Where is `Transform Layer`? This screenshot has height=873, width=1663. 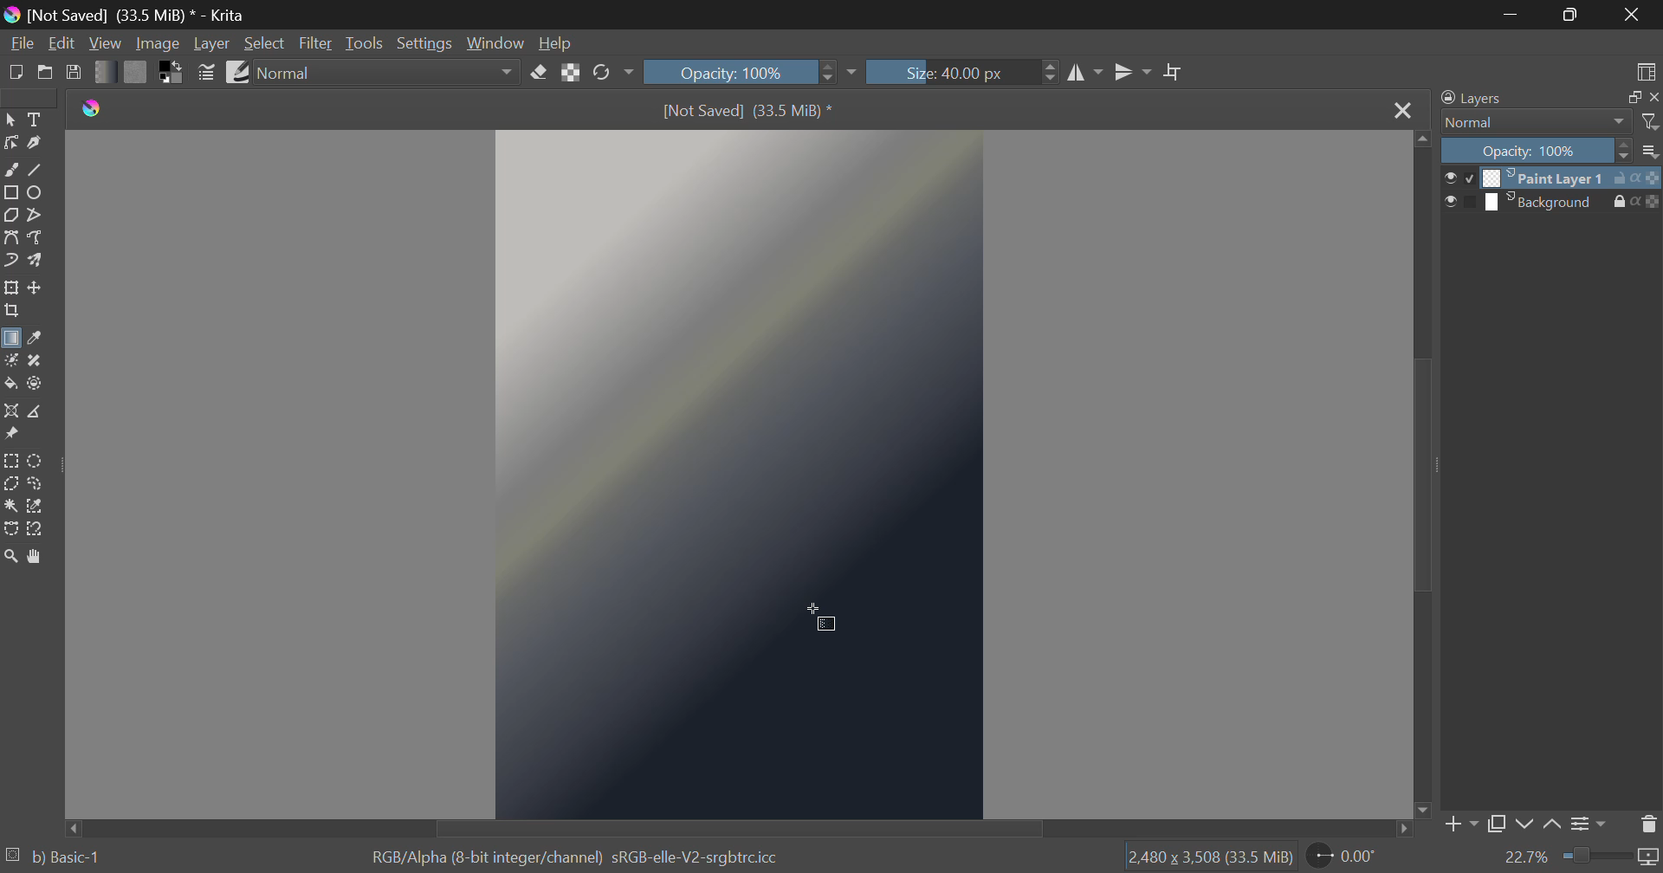
Transform Layer is located at coordinates (10, 288).